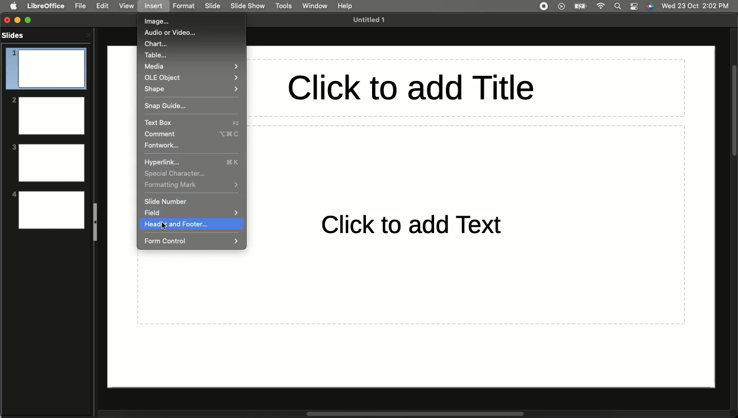 Image resolution: width=738 pixels, height=418 pixels. What do you see at coordinates (159, 55) in the screenshot?
I see `Table` at bounding box center [159, 55].